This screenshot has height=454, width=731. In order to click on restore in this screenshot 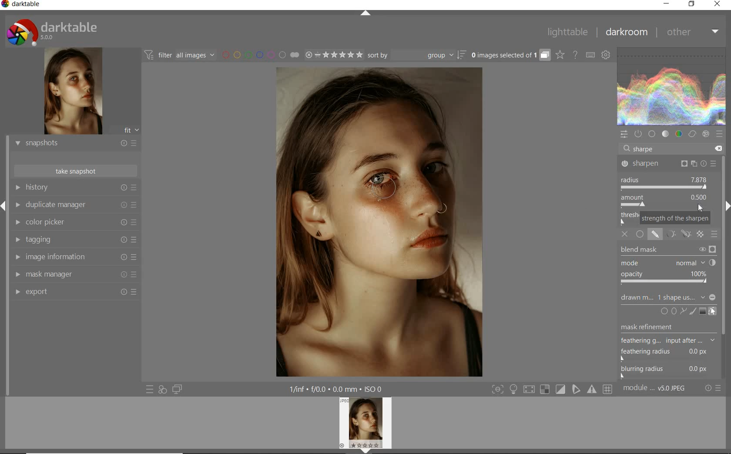, I will do `click(692, 4)`.